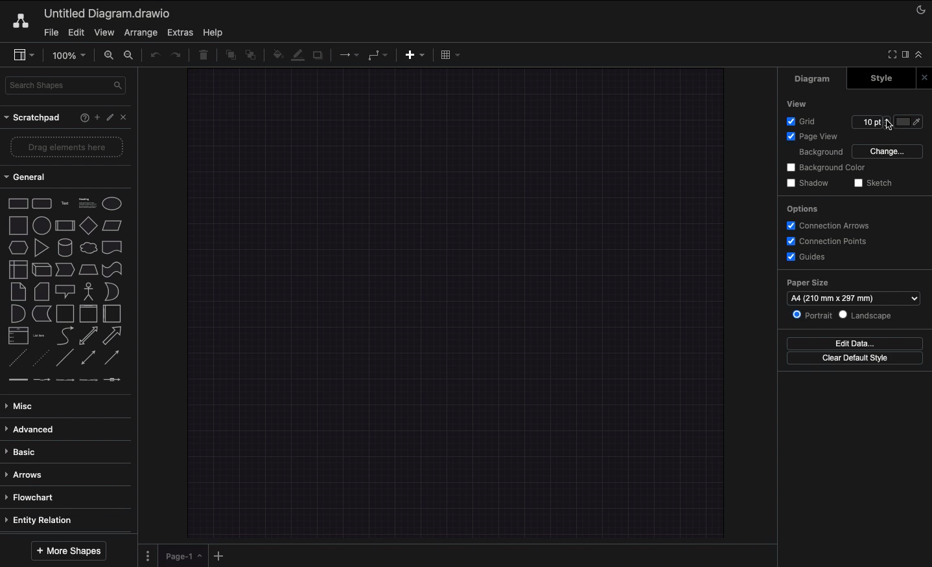 This screenshot has height=567, width=932. What do you see at coordinates (78, 118) in the screenshot?
I see `Help` at bounding box center [78, 118].